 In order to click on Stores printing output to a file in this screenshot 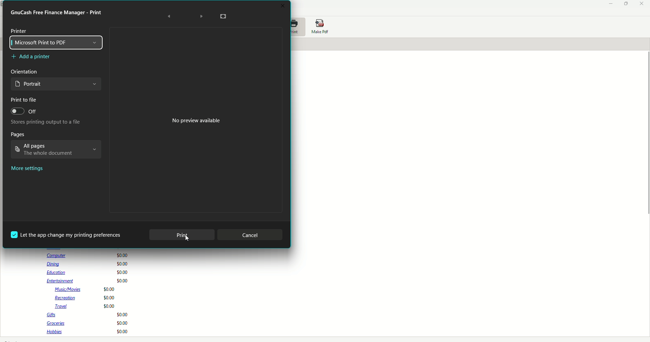, I will do `click(43, 123)`.